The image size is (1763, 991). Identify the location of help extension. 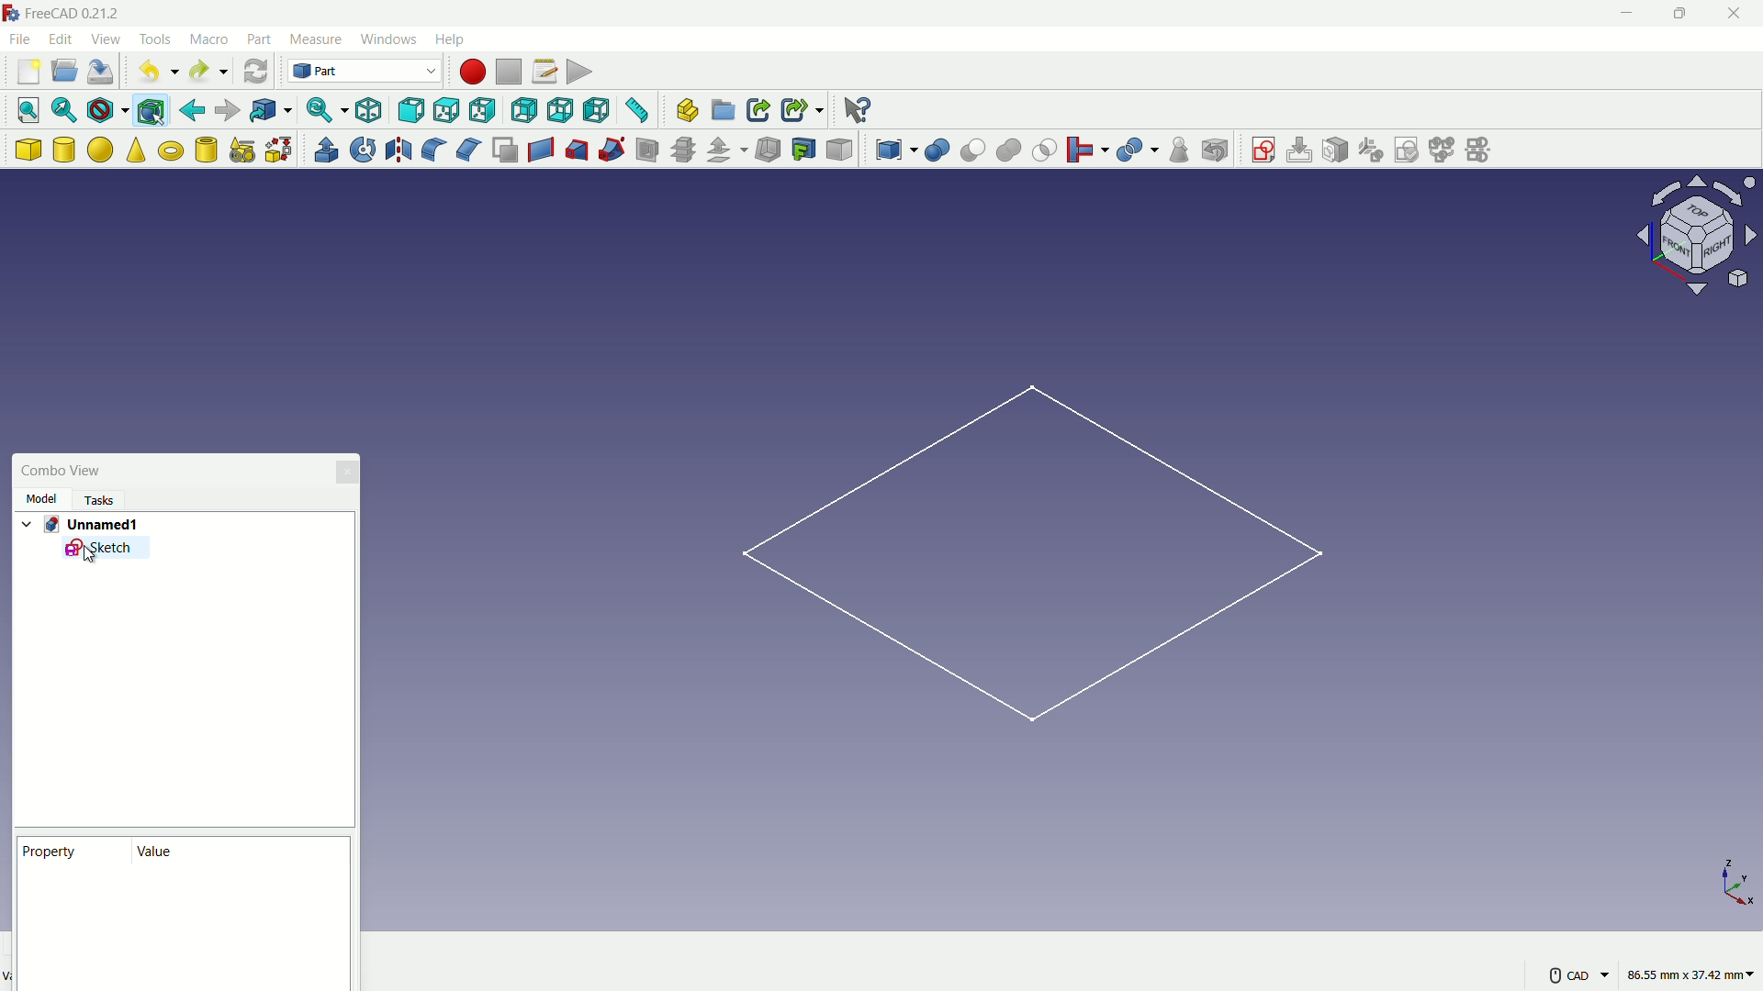
(856, 109).